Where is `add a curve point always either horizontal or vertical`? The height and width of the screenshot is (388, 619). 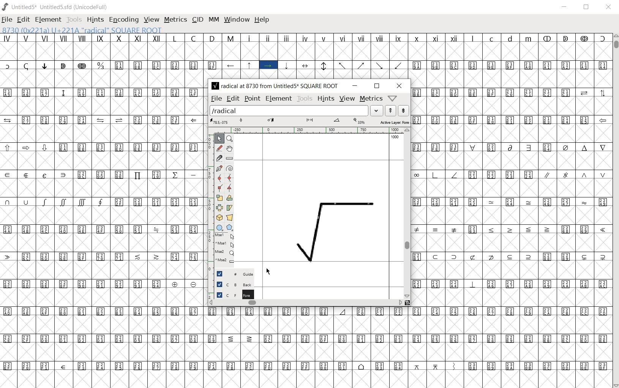
add a curve point always either horizontal or vertical is located at coordinates (219, 178).